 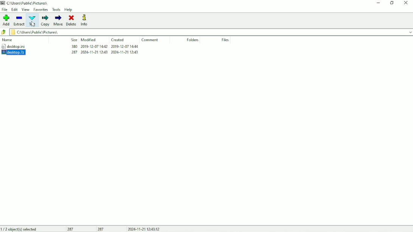 I want to click on Move, so click(x=58, y=20).